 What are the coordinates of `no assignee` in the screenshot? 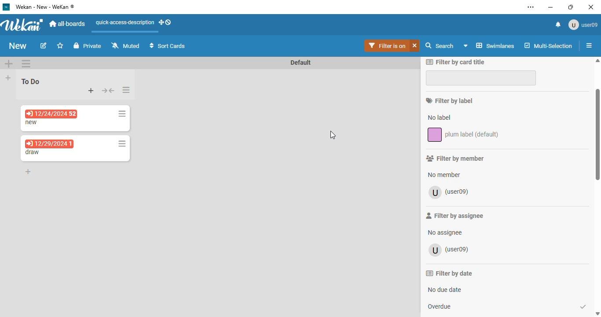 It's located at (444, 233).